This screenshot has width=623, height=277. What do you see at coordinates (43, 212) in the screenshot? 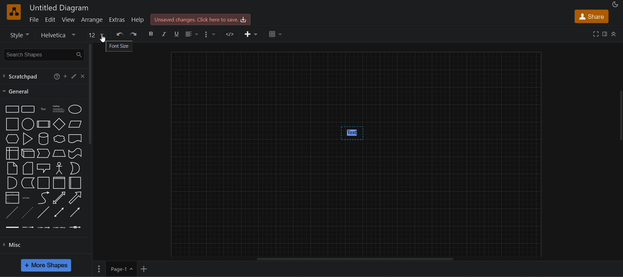
I see `Line` at bounding box center [43, 212].